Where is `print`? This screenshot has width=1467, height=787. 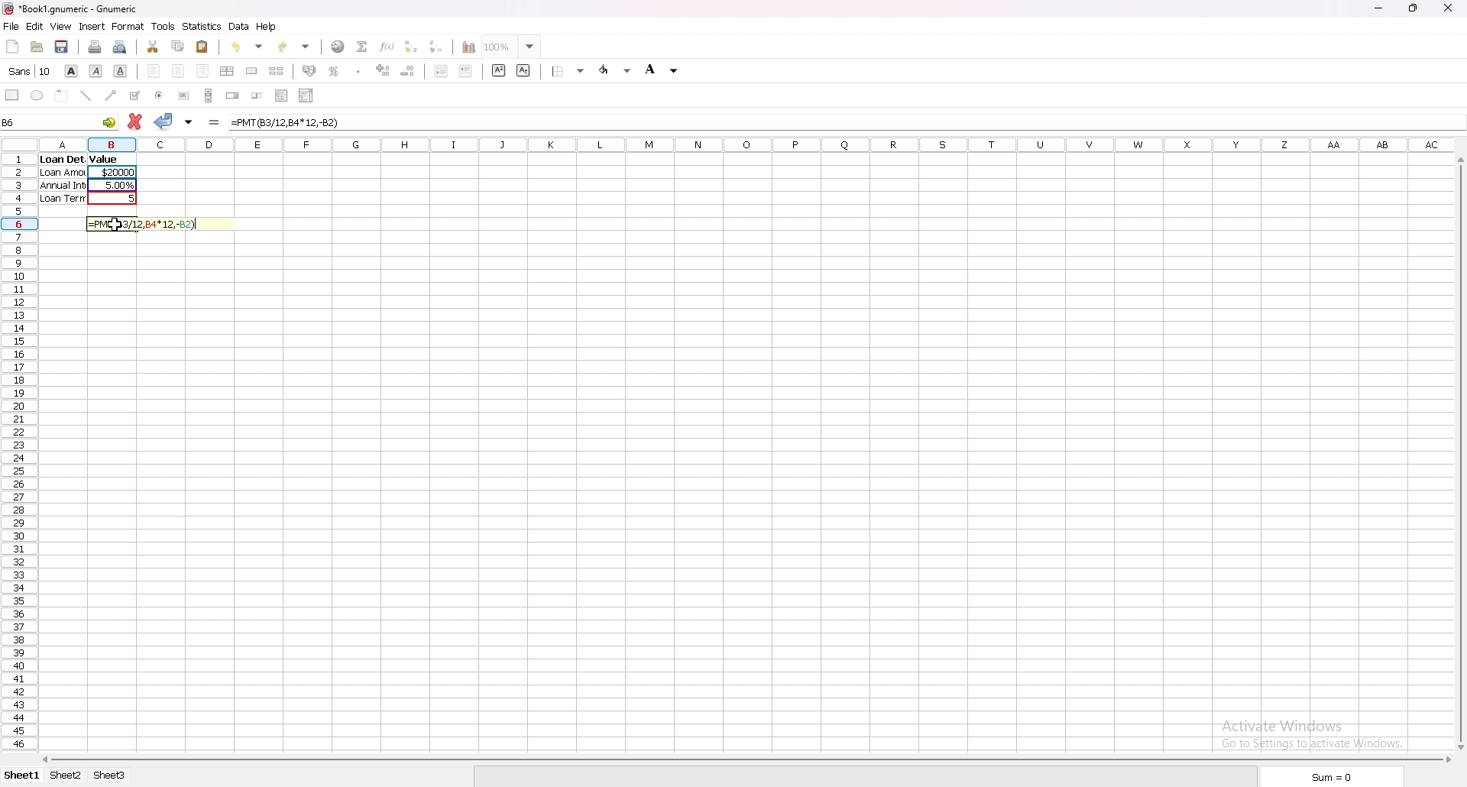
print is located at coordinates (96, 46).